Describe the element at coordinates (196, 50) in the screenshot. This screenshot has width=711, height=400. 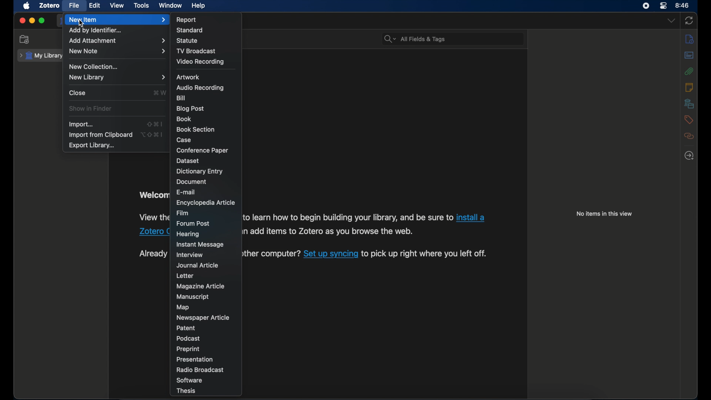
I see `tv broadcast` at that location.